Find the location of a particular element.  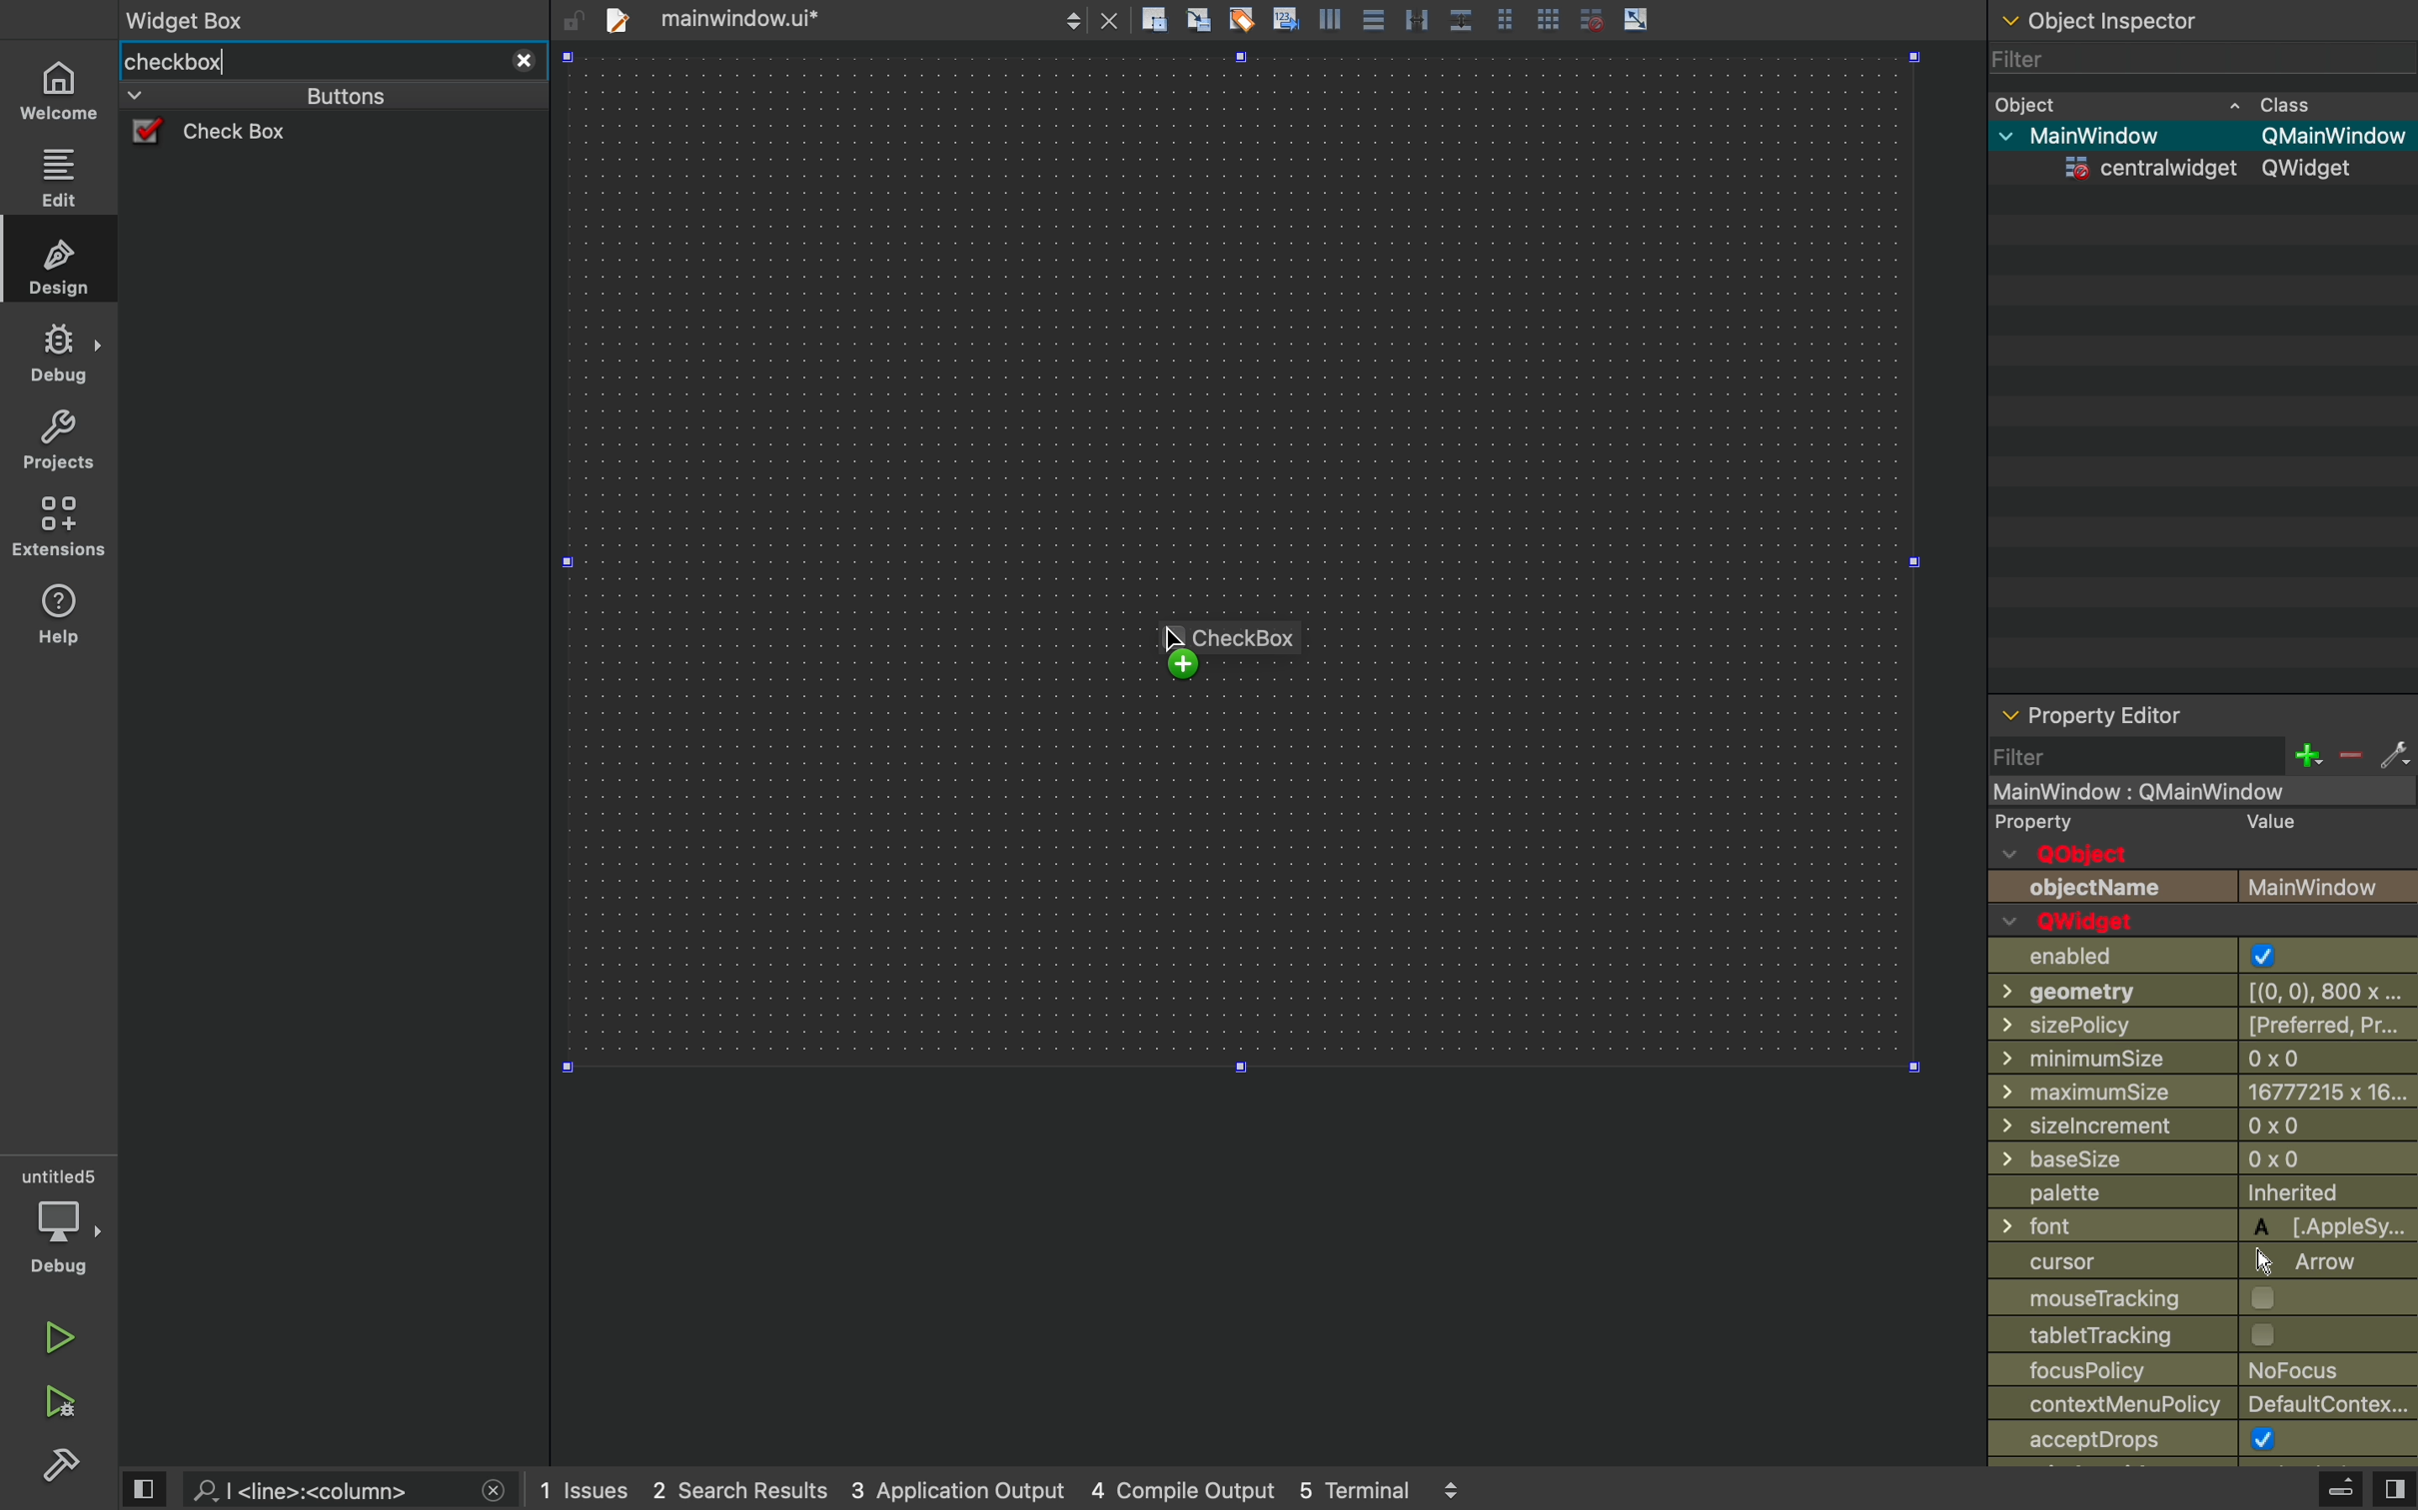

cursor is located at coordinates (1176, 649).